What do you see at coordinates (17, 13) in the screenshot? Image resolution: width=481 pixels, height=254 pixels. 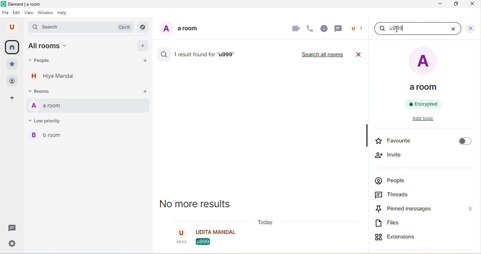 I see `edit` at bounding box center [17, 13].